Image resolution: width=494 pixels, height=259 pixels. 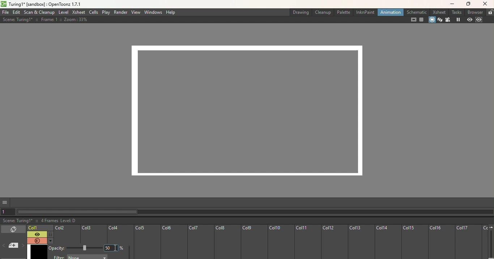 What do you see at coordinates (200, 242) in the screenshot?
I see `Col7` at bounding box center [200, 242].